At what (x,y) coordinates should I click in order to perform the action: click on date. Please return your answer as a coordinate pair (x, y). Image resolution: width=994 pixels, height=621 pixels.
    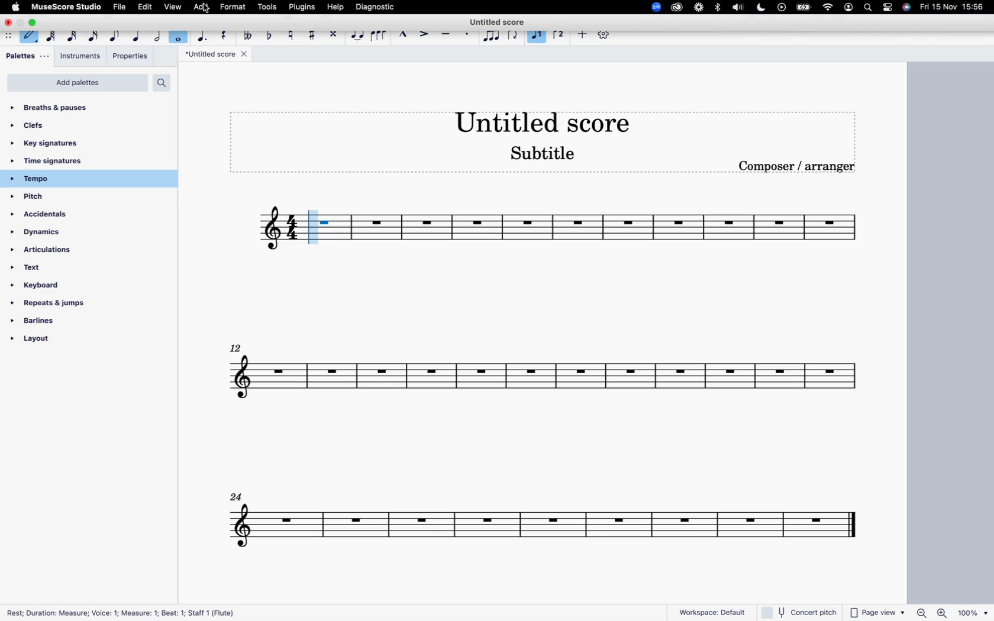
    Looking at the image, I should click on (953, 9).